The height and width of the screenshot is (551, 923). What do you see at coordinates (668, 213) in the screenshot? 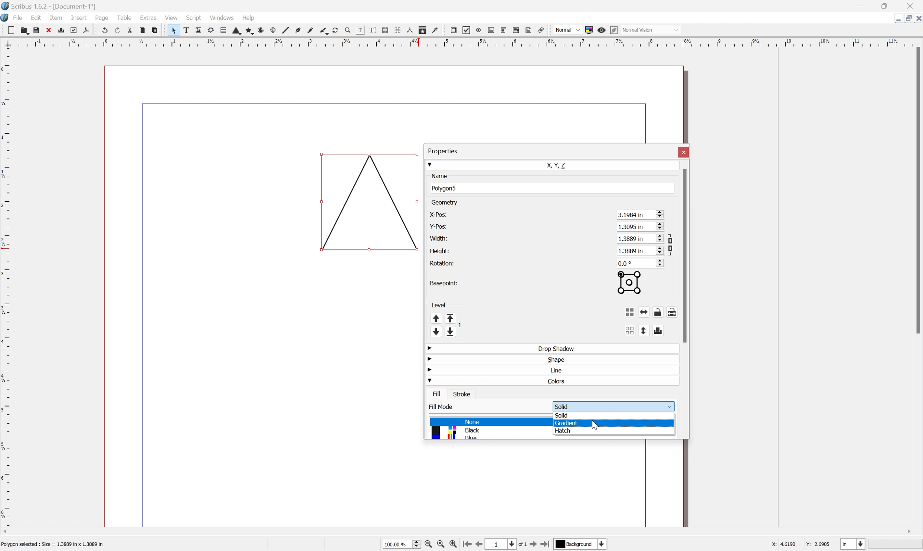
I see `Scroll` at bounding box center [668, 213].